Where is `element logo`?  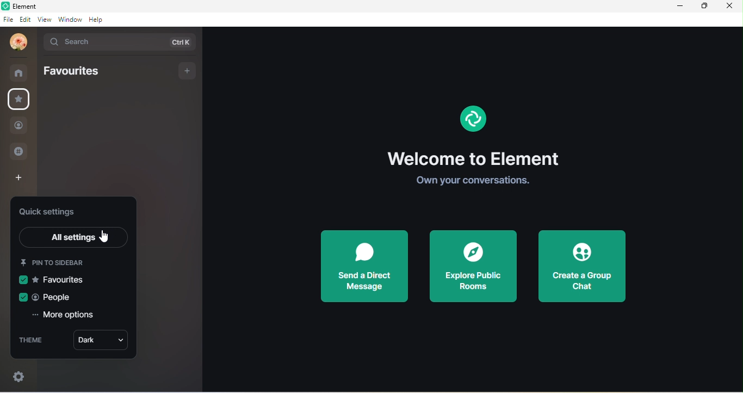 element logo is located at coordinates (472, 120).